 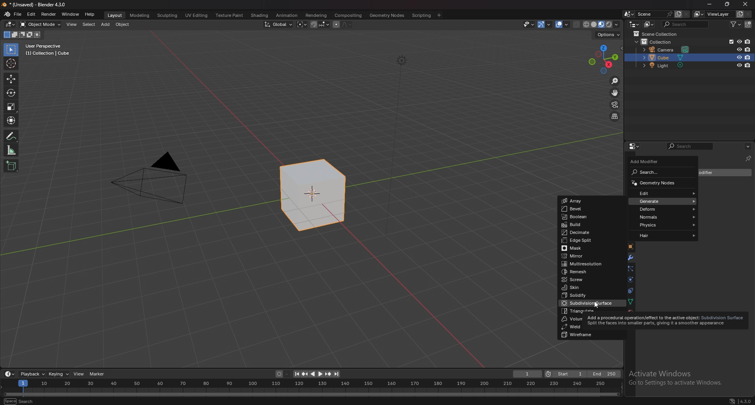 I want to click on auto keying, so click(x=283, y=374).